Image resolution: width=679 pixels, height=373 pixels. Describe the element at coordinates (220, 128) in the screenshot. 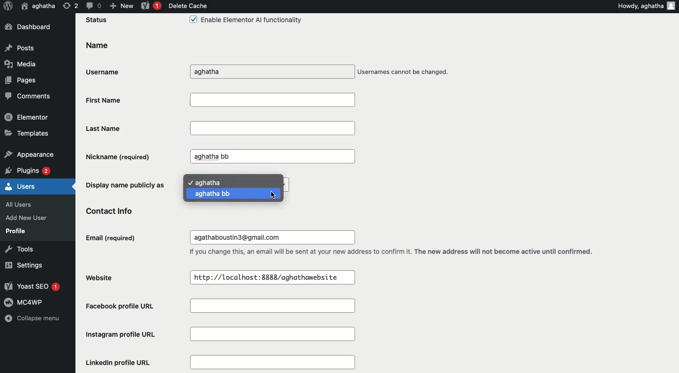

I see `Last Name` at that location.